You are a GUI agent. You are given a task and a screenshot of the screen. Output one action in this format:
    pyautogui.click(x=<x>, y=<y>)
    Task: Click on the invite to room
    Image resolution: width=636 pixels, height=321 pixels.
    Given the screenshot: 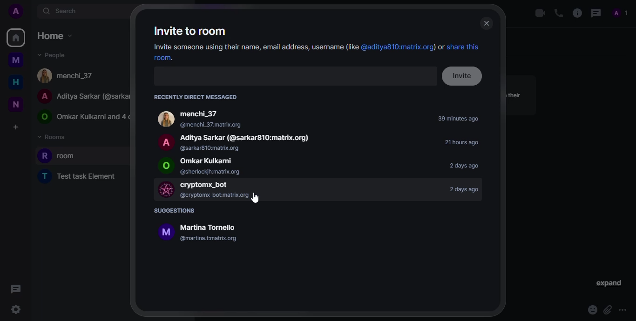 What is the action you would take?
    pyautogui.click(x=189, y=31)
    